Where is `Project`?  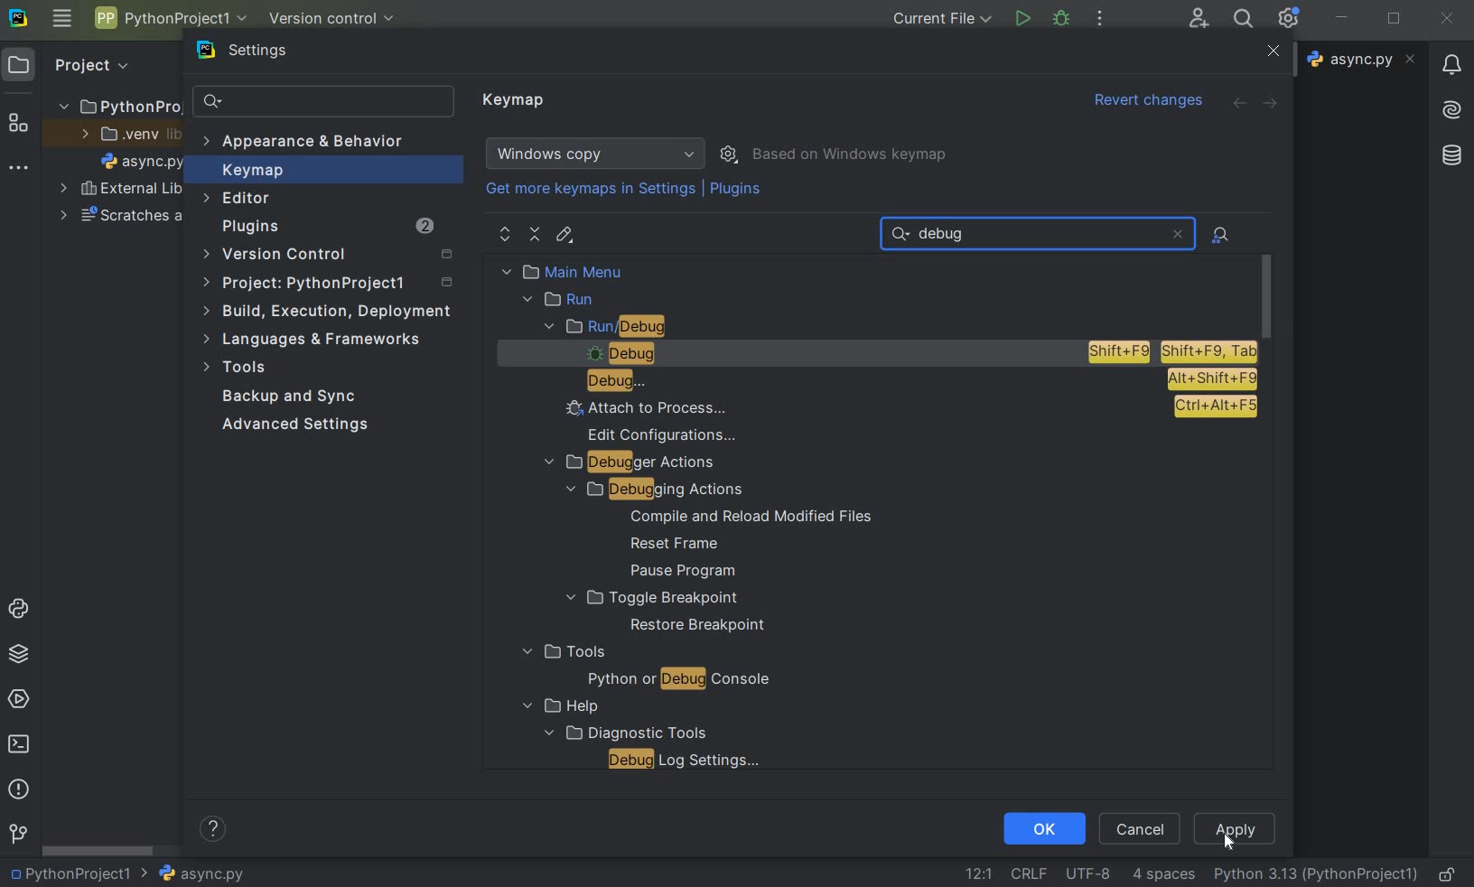 Project is located at coordinates (89, 63).